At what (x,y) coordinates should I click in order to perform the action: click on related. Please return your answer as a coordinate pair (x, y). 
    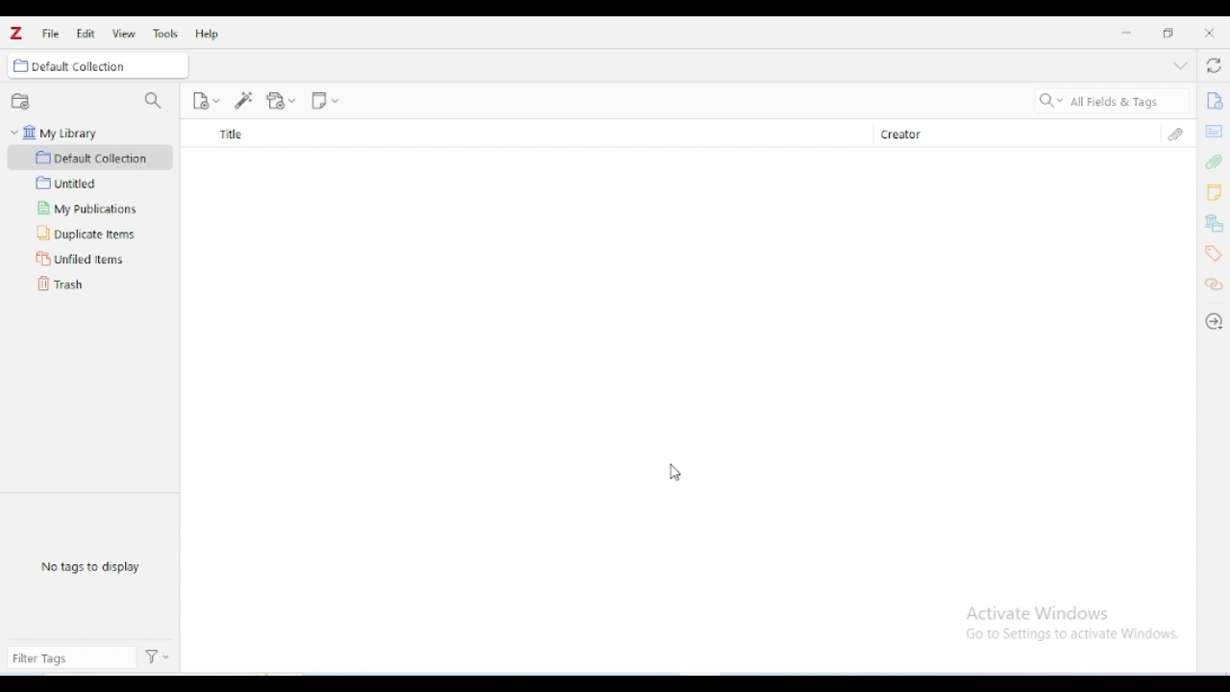
    Looking at the image, I should click on (1214, 284).